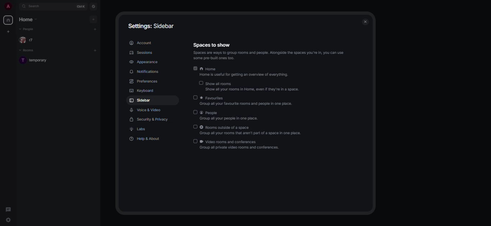 Image resolution: width=491 pixels, height=226 pixels. Describe the element at coordinates (8, 209) in the screenshot. I see `threads` at that location.